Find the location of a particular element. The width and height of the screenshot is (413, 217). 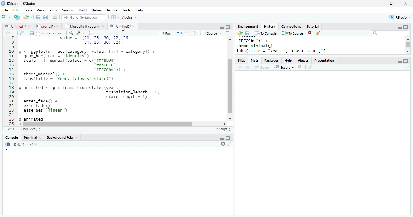

Export is located at coordinates (284, 67).